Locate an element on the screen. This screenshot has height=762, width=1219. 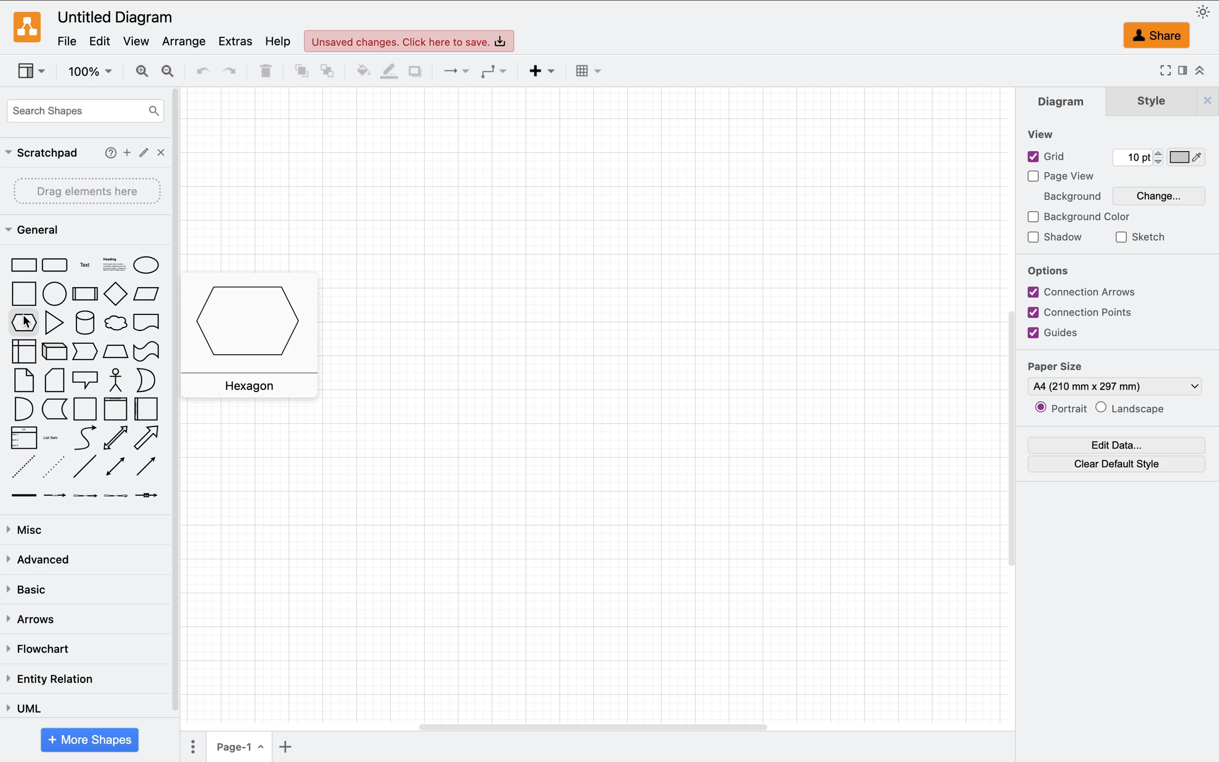
flowchart is located at coordinates (36, 647).